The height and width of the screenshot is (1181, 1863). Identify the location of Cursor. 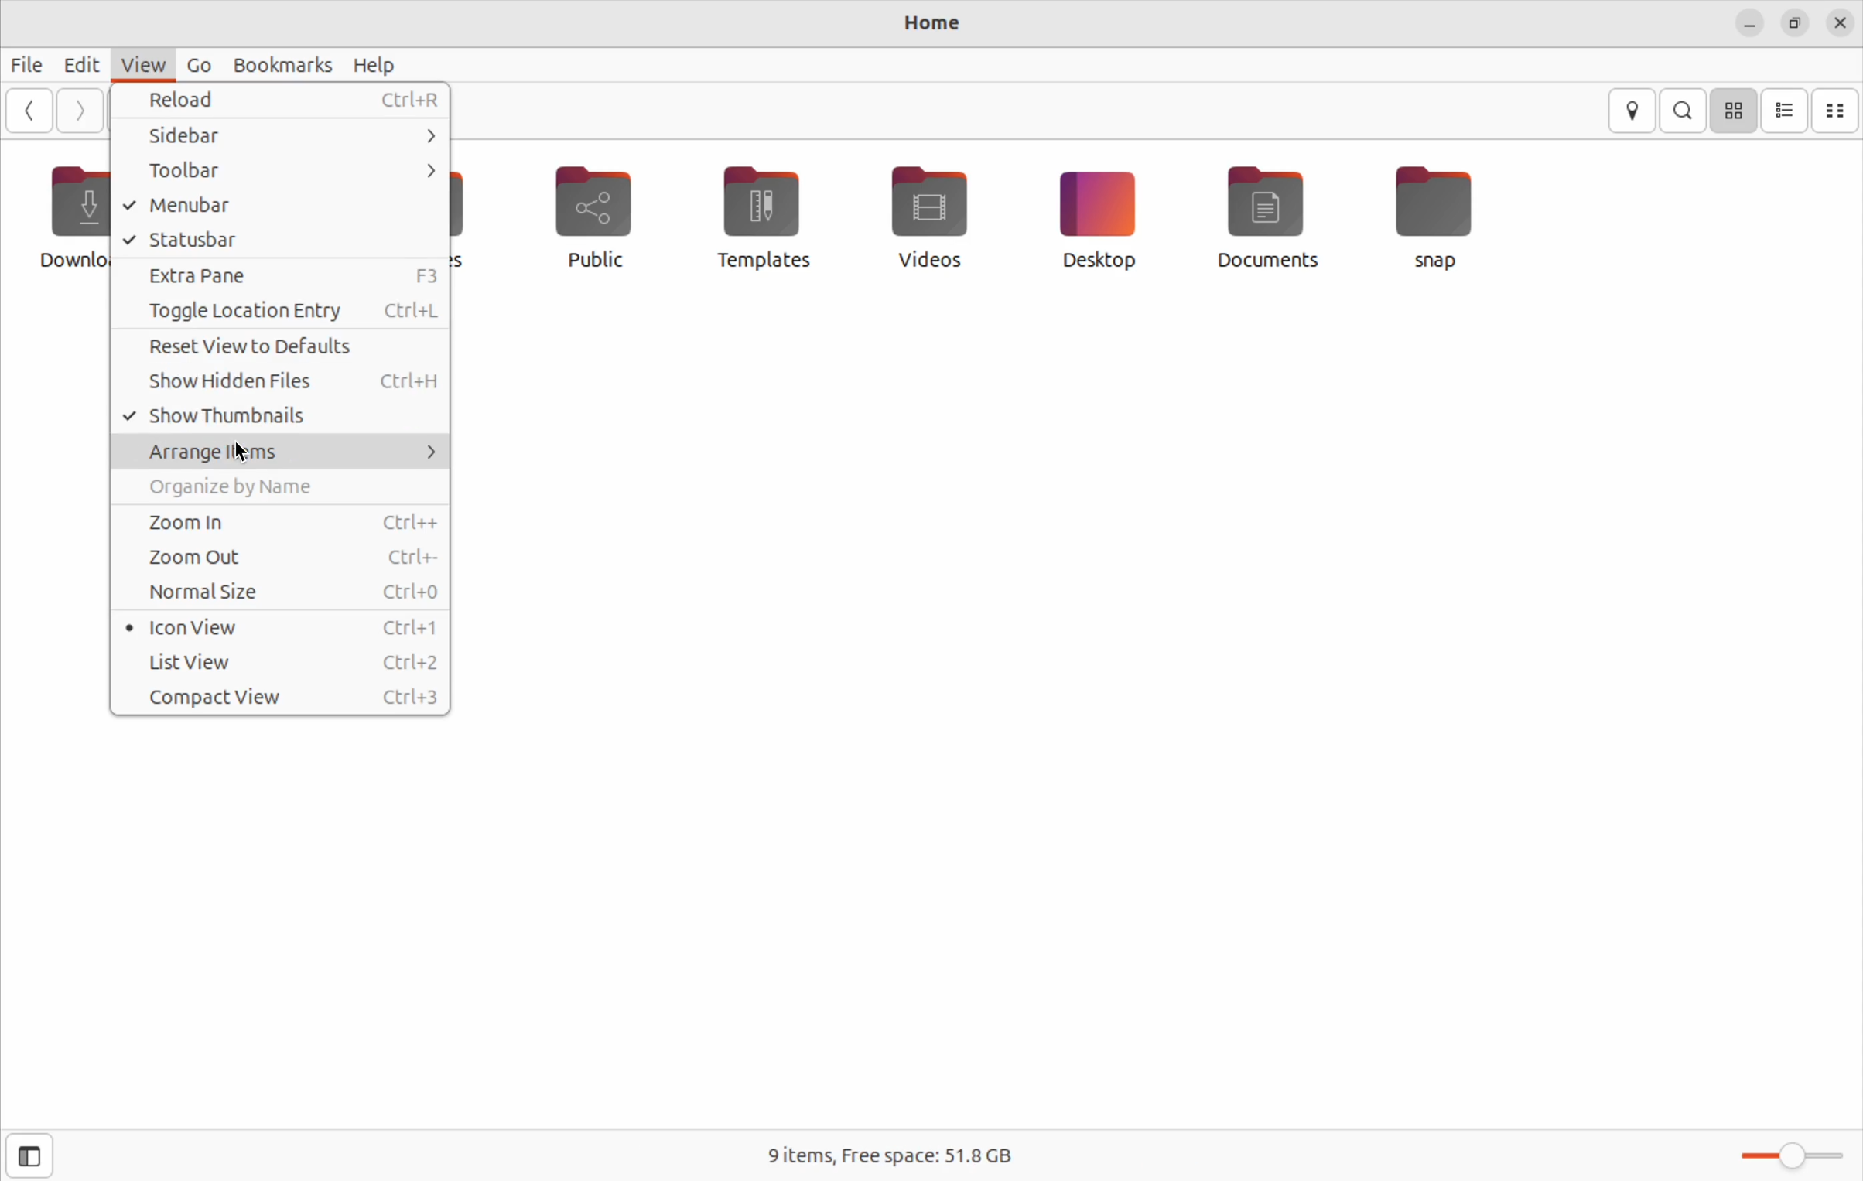
(243, 454).